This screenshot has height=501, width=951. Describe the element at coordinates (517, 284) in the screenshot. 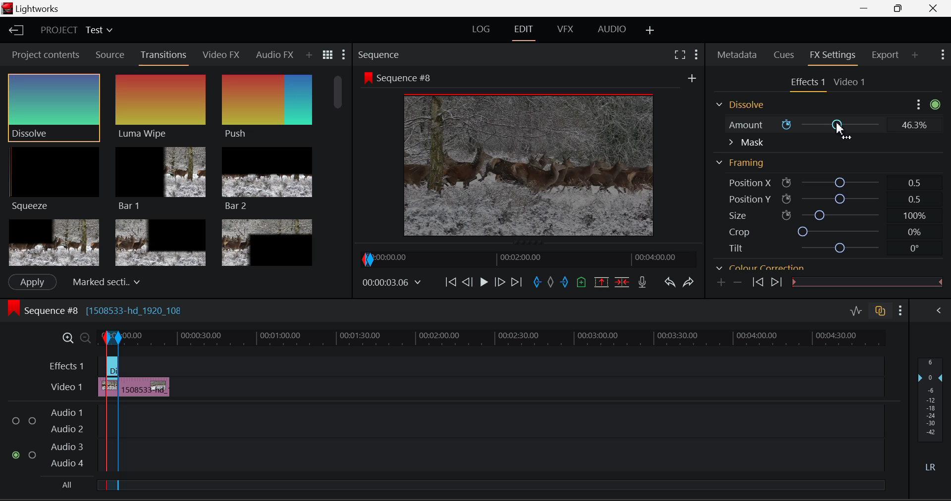

I see `To End` at that location.